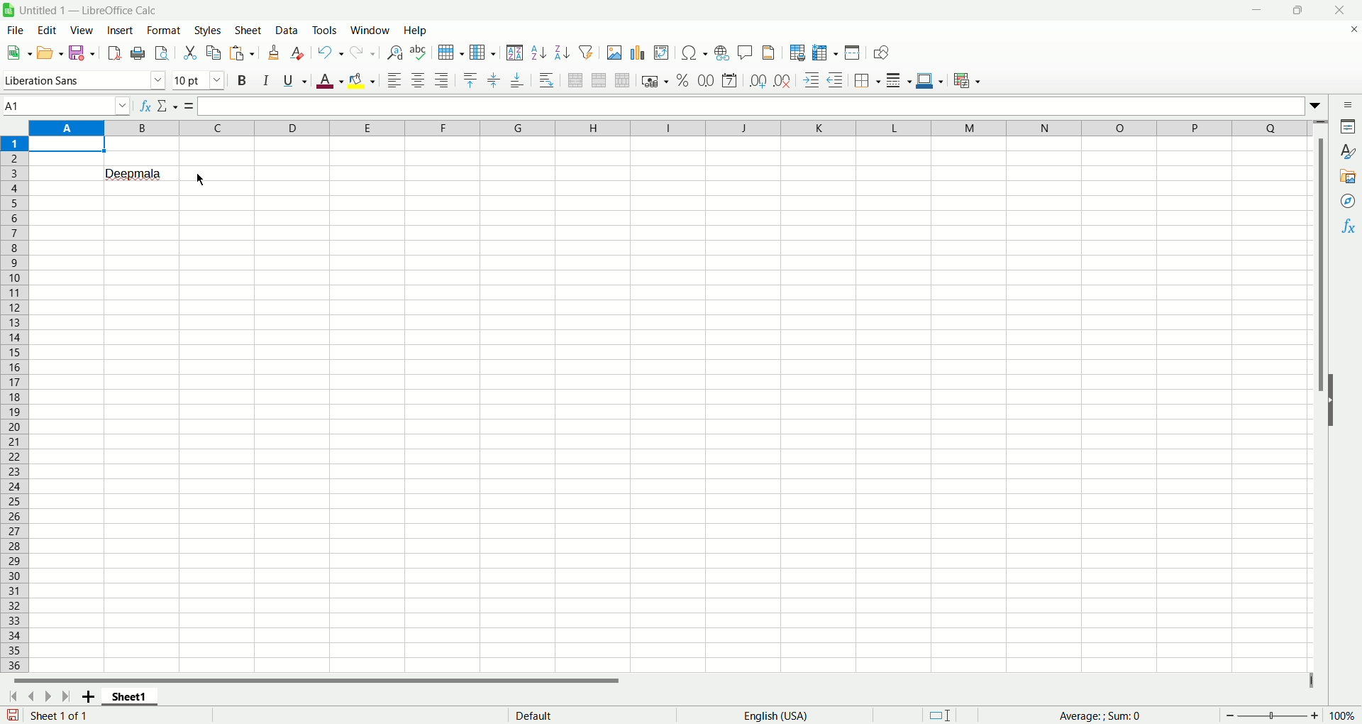  I want to click on Column, so click(670, 127).